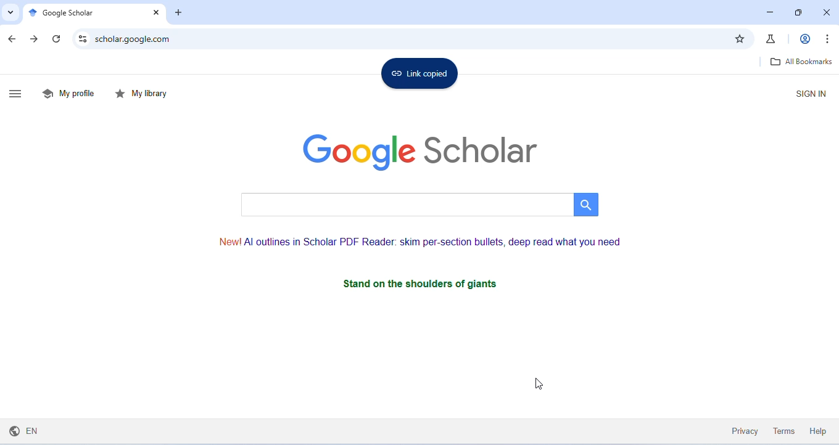  Describe the element at coordinates (421, 149) in the screenshot. I see `google scholar logo` at that location.